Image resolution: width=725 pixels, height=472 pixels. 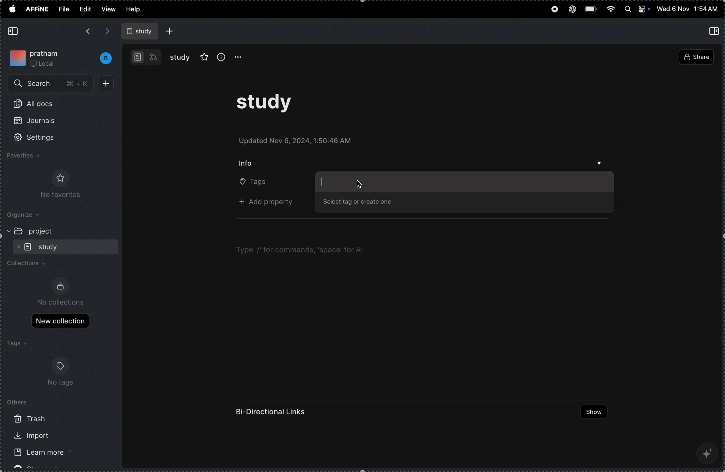 What do you see at coordinates (688, 9) in the screenshot?
I see `time and date` at bounding box center [688, 9].